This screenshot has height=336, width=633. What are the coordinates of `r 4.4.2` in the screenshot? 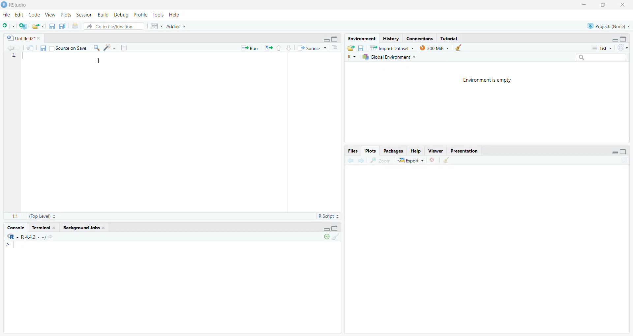 It's located at (33, 236).